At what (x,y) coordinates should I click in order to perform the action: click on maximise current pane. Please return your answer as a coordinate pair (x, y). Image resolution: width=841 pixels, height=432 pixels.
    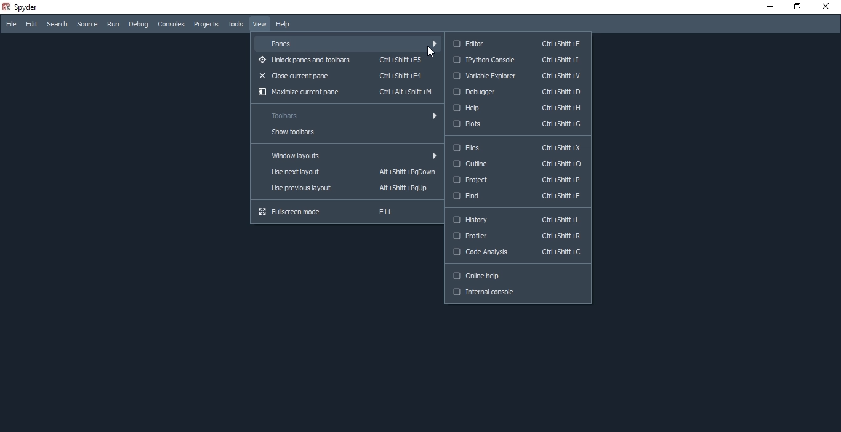
    Looking at the image, I should click on (344, 93).